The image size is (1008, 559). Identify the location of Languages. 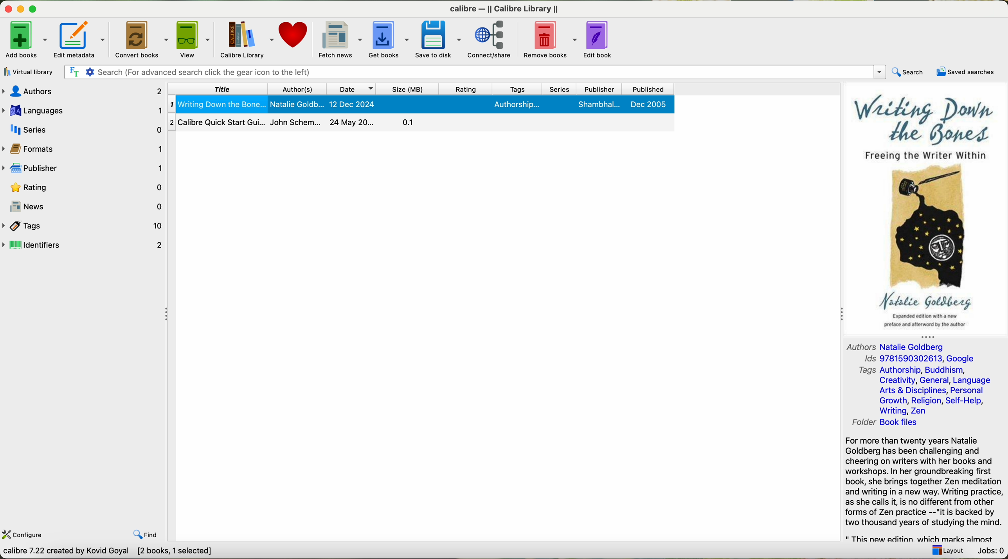
(86, 111).